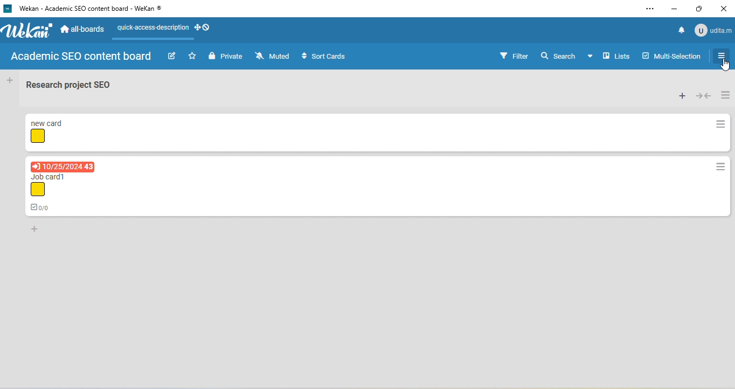 This screenshot has width=735, height=389. Describe the element at coordinates (39, 231) in the screenshot. I see `add card to bottom ` at that location.